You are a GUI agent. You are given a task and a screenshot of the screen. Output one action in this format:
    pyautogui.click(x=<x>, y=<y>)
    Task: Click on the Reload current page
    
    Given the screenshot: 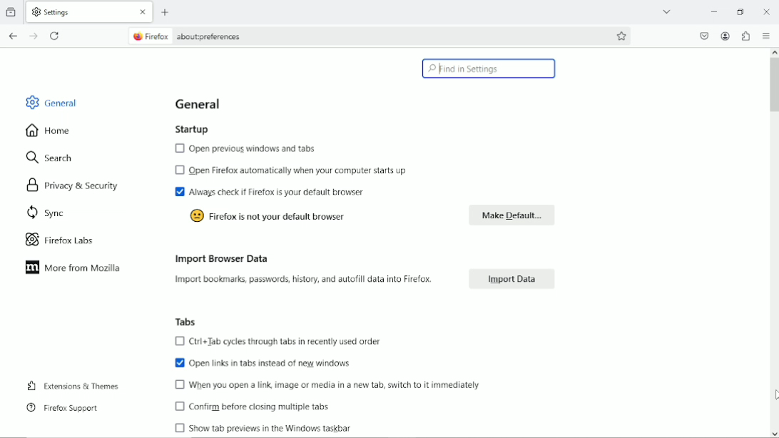 What is the action you would take?
    pyautogui.click(x=56, y=36)
    